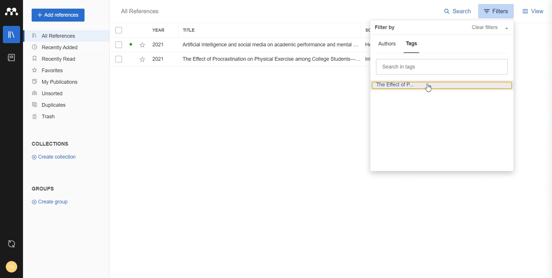 This screenshot has width=552, height=278. Describe the element at coordinates (58, 15) in the screenshot. I see `+ Add references` at that location.